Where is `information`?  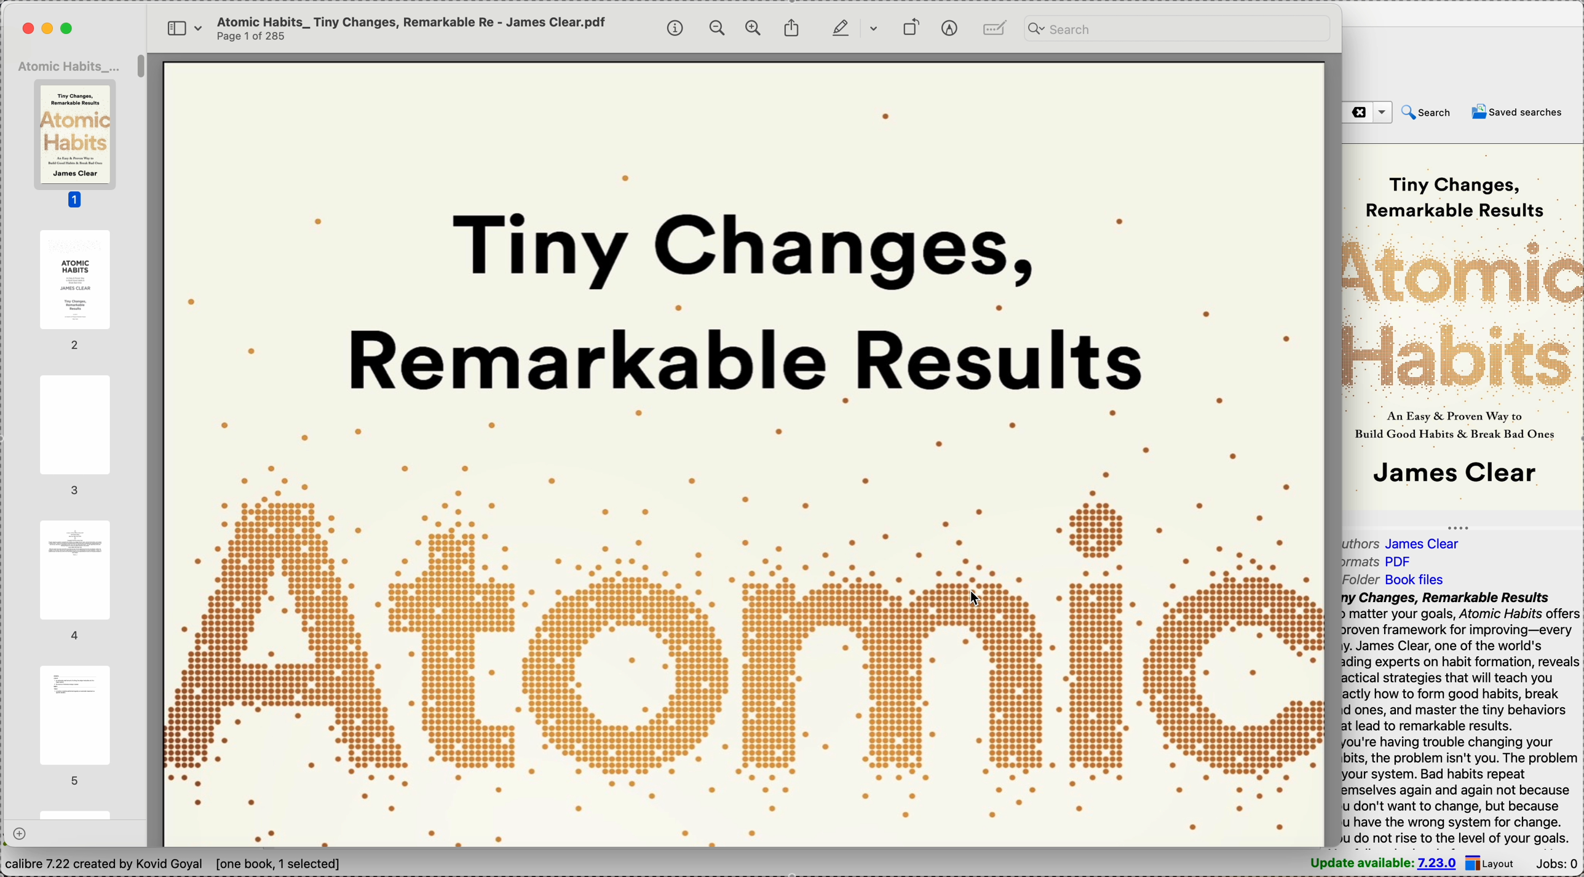
information is located at coordinates (677, 28).